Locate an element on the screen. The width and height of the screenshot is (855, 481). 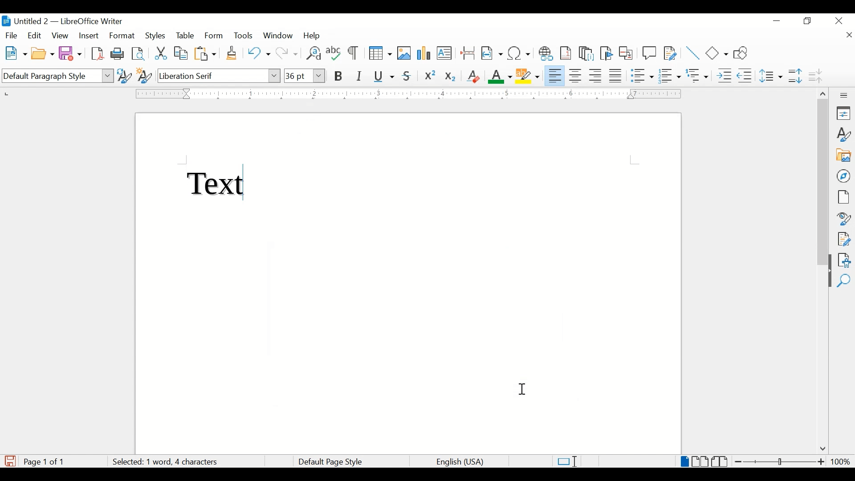
insert hyperlink is located at coordinates (546, 53).